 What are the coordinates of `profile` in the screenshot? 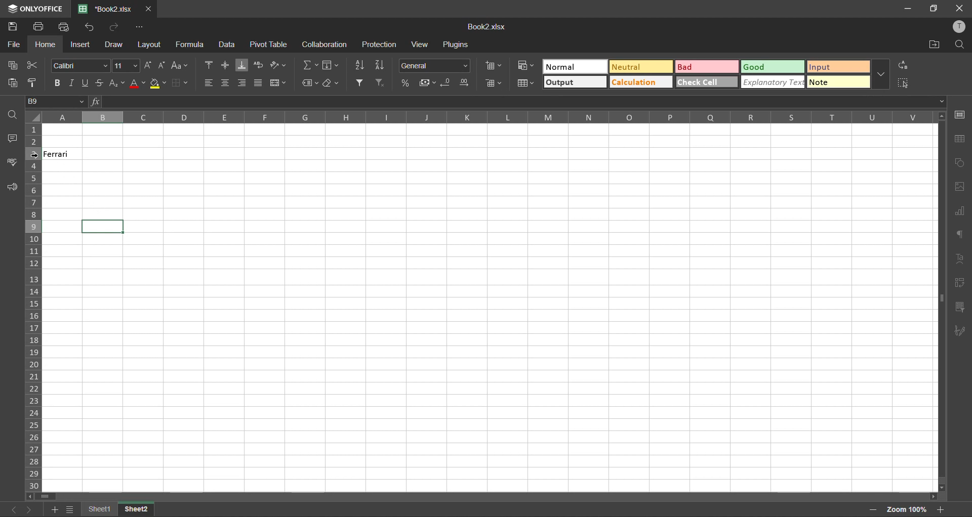 It's located at (958, 27).